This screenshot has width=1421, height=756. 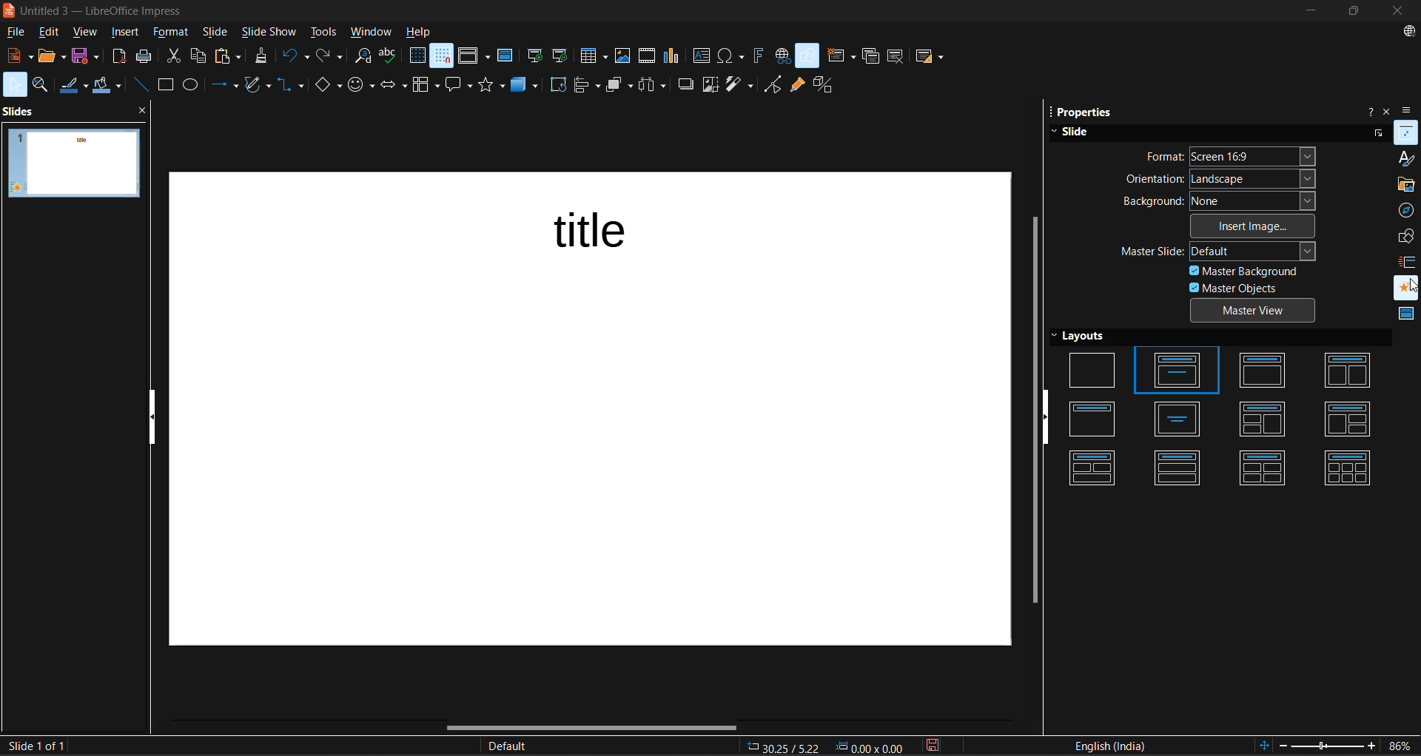 I want to click on toggle point edit mode, so click(x=775, y=85).